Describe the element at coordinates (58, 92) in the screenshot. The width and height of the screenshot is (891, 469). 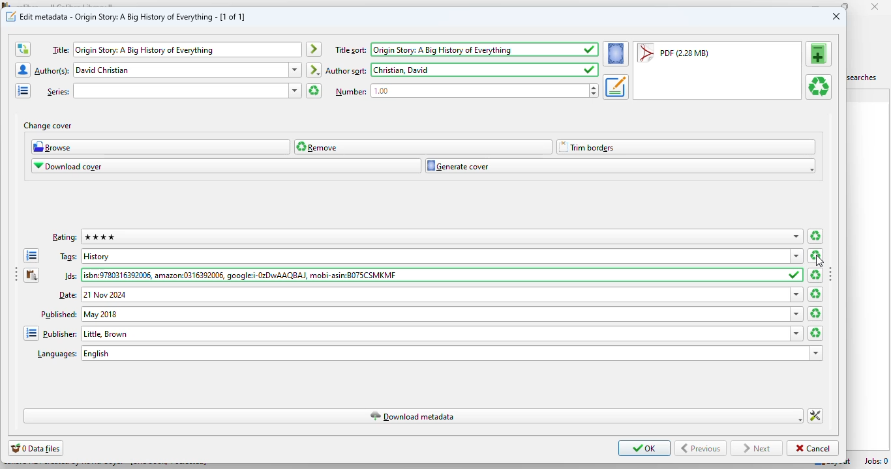
I see `text` at that location.